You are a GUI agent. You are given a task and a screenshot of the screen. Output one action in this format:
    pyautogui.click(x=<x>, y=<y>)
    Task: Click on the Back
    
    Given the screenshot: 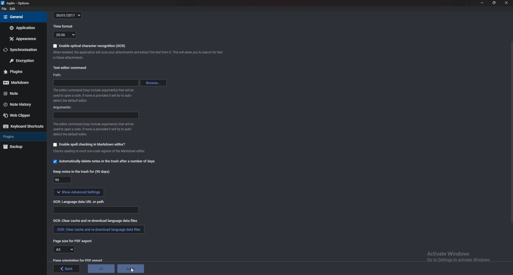 What is the action you would take?
    pyautogui.click(x=67, y=269)
    